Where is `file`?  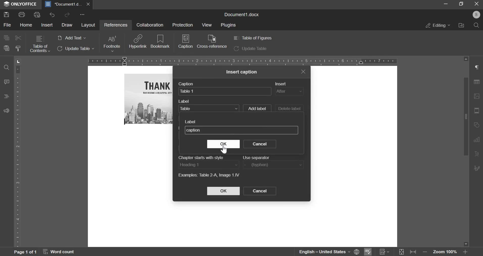 file is located at coordinates (8, 25).